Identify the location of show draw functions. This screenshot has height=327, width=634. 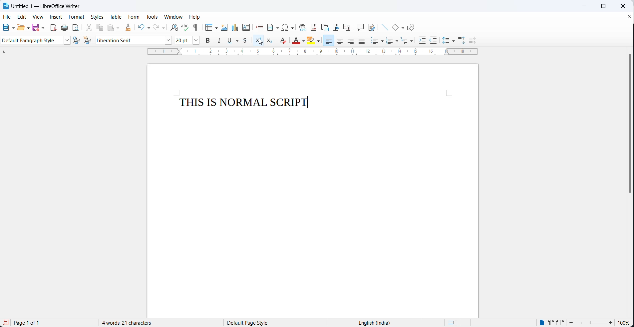
(412, 26).